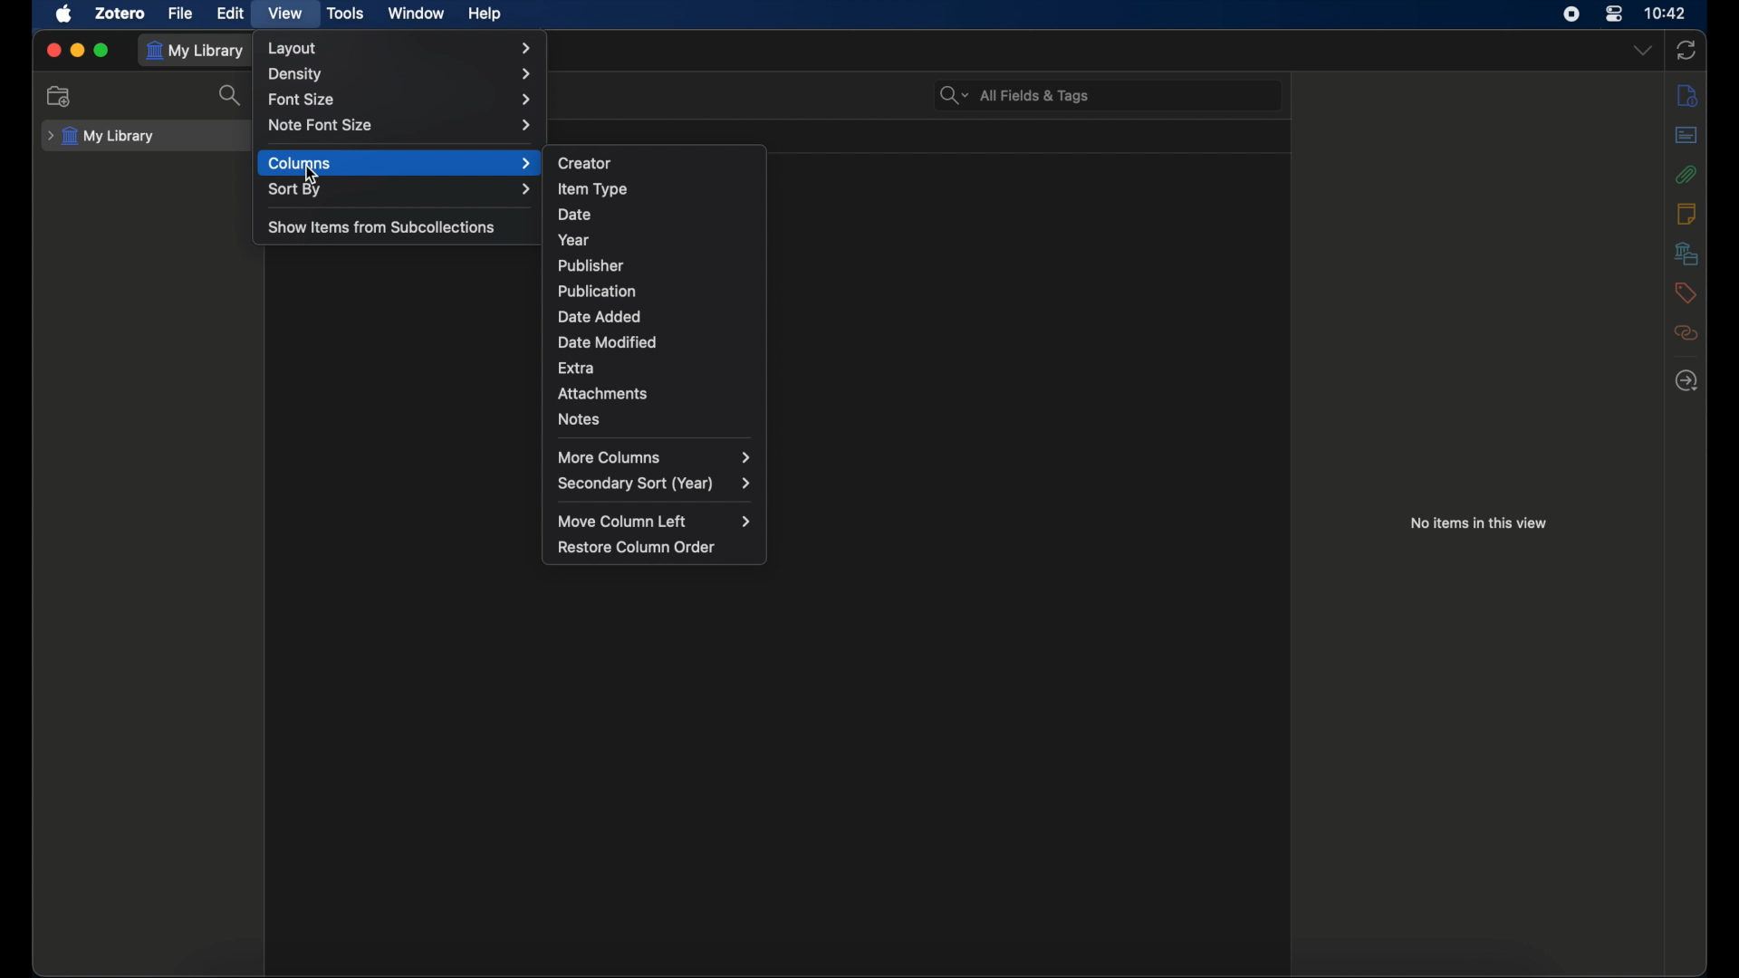 The image size is (1739, 978). Describe the element at coordinates (76, 51) in the screenshot. I see `minimize` at that location.